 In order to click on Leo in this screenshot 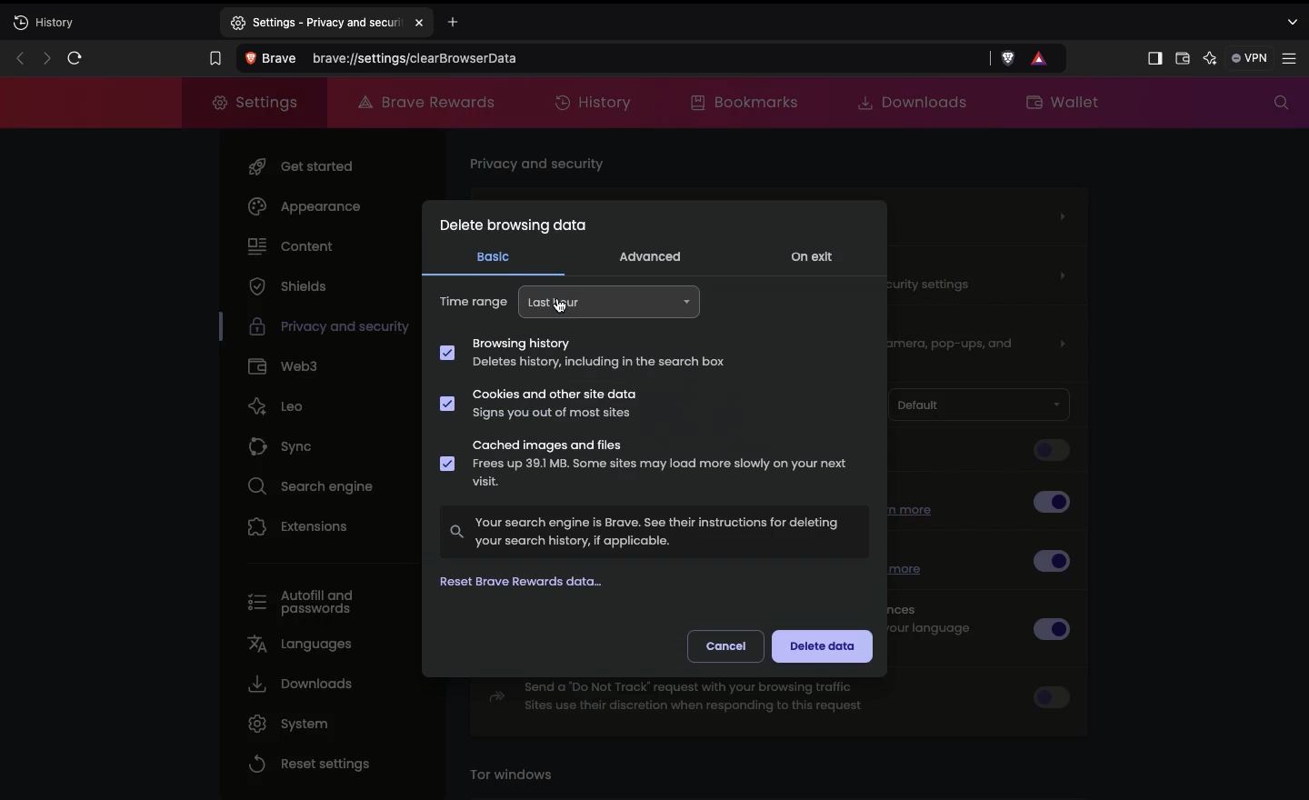, I will do `click(285, 405)`.